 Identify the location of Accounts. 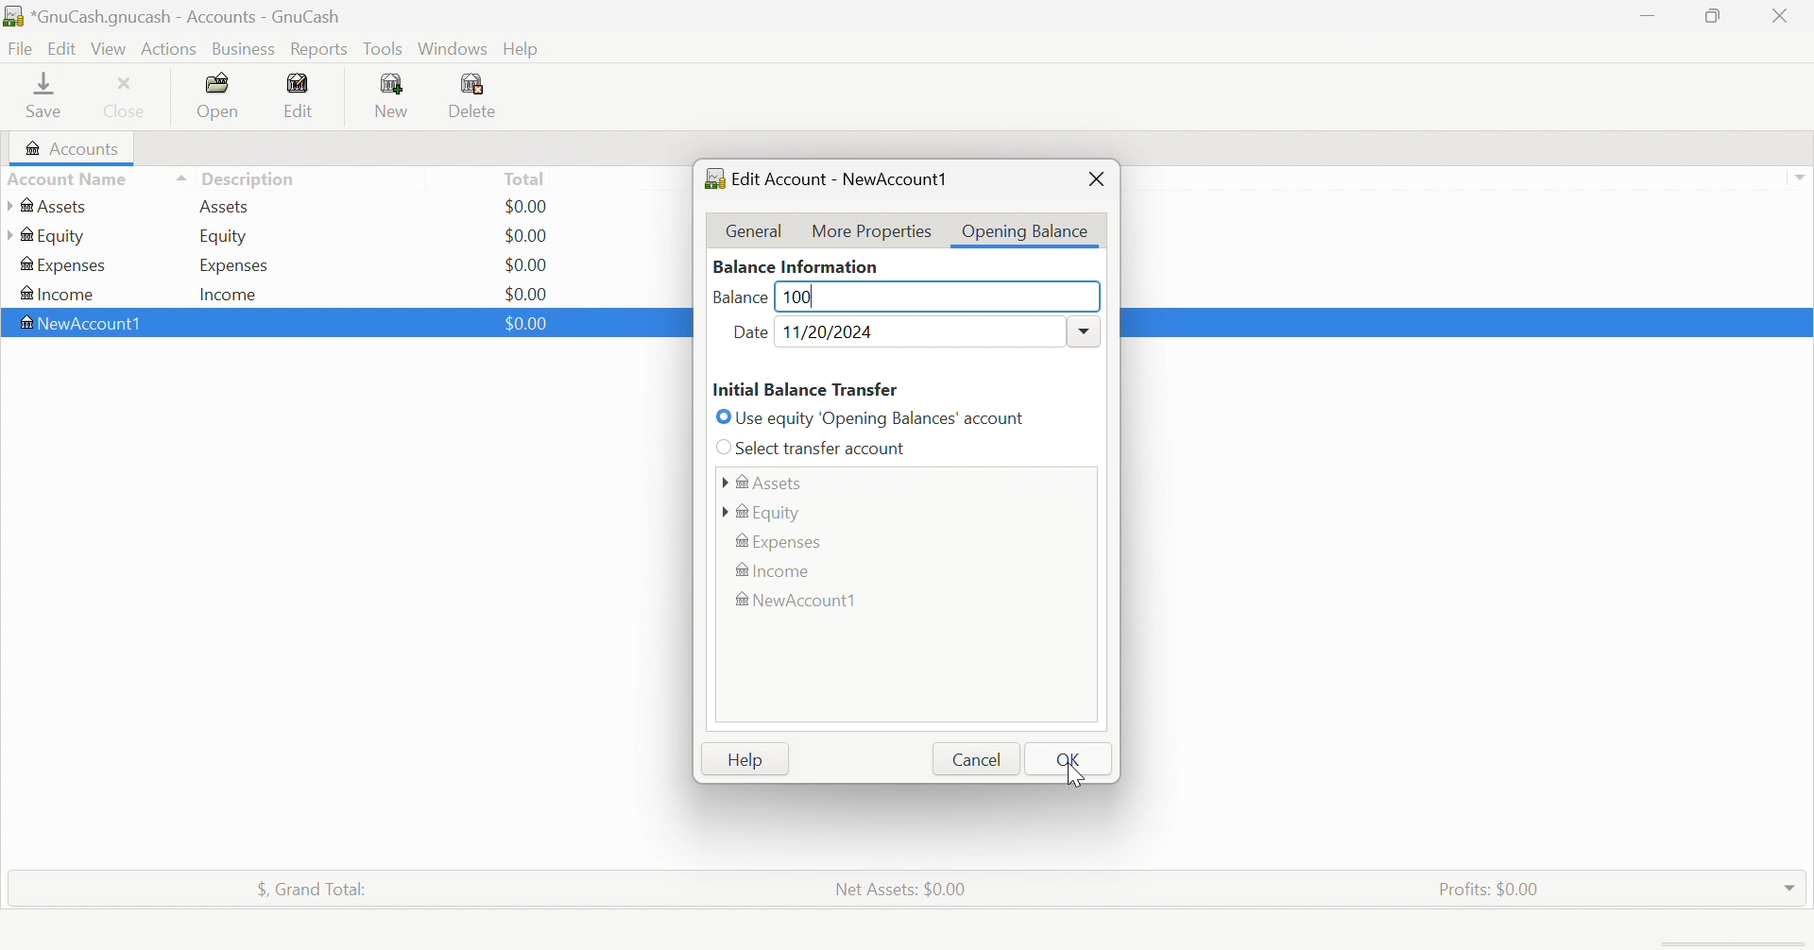
(74, 146).